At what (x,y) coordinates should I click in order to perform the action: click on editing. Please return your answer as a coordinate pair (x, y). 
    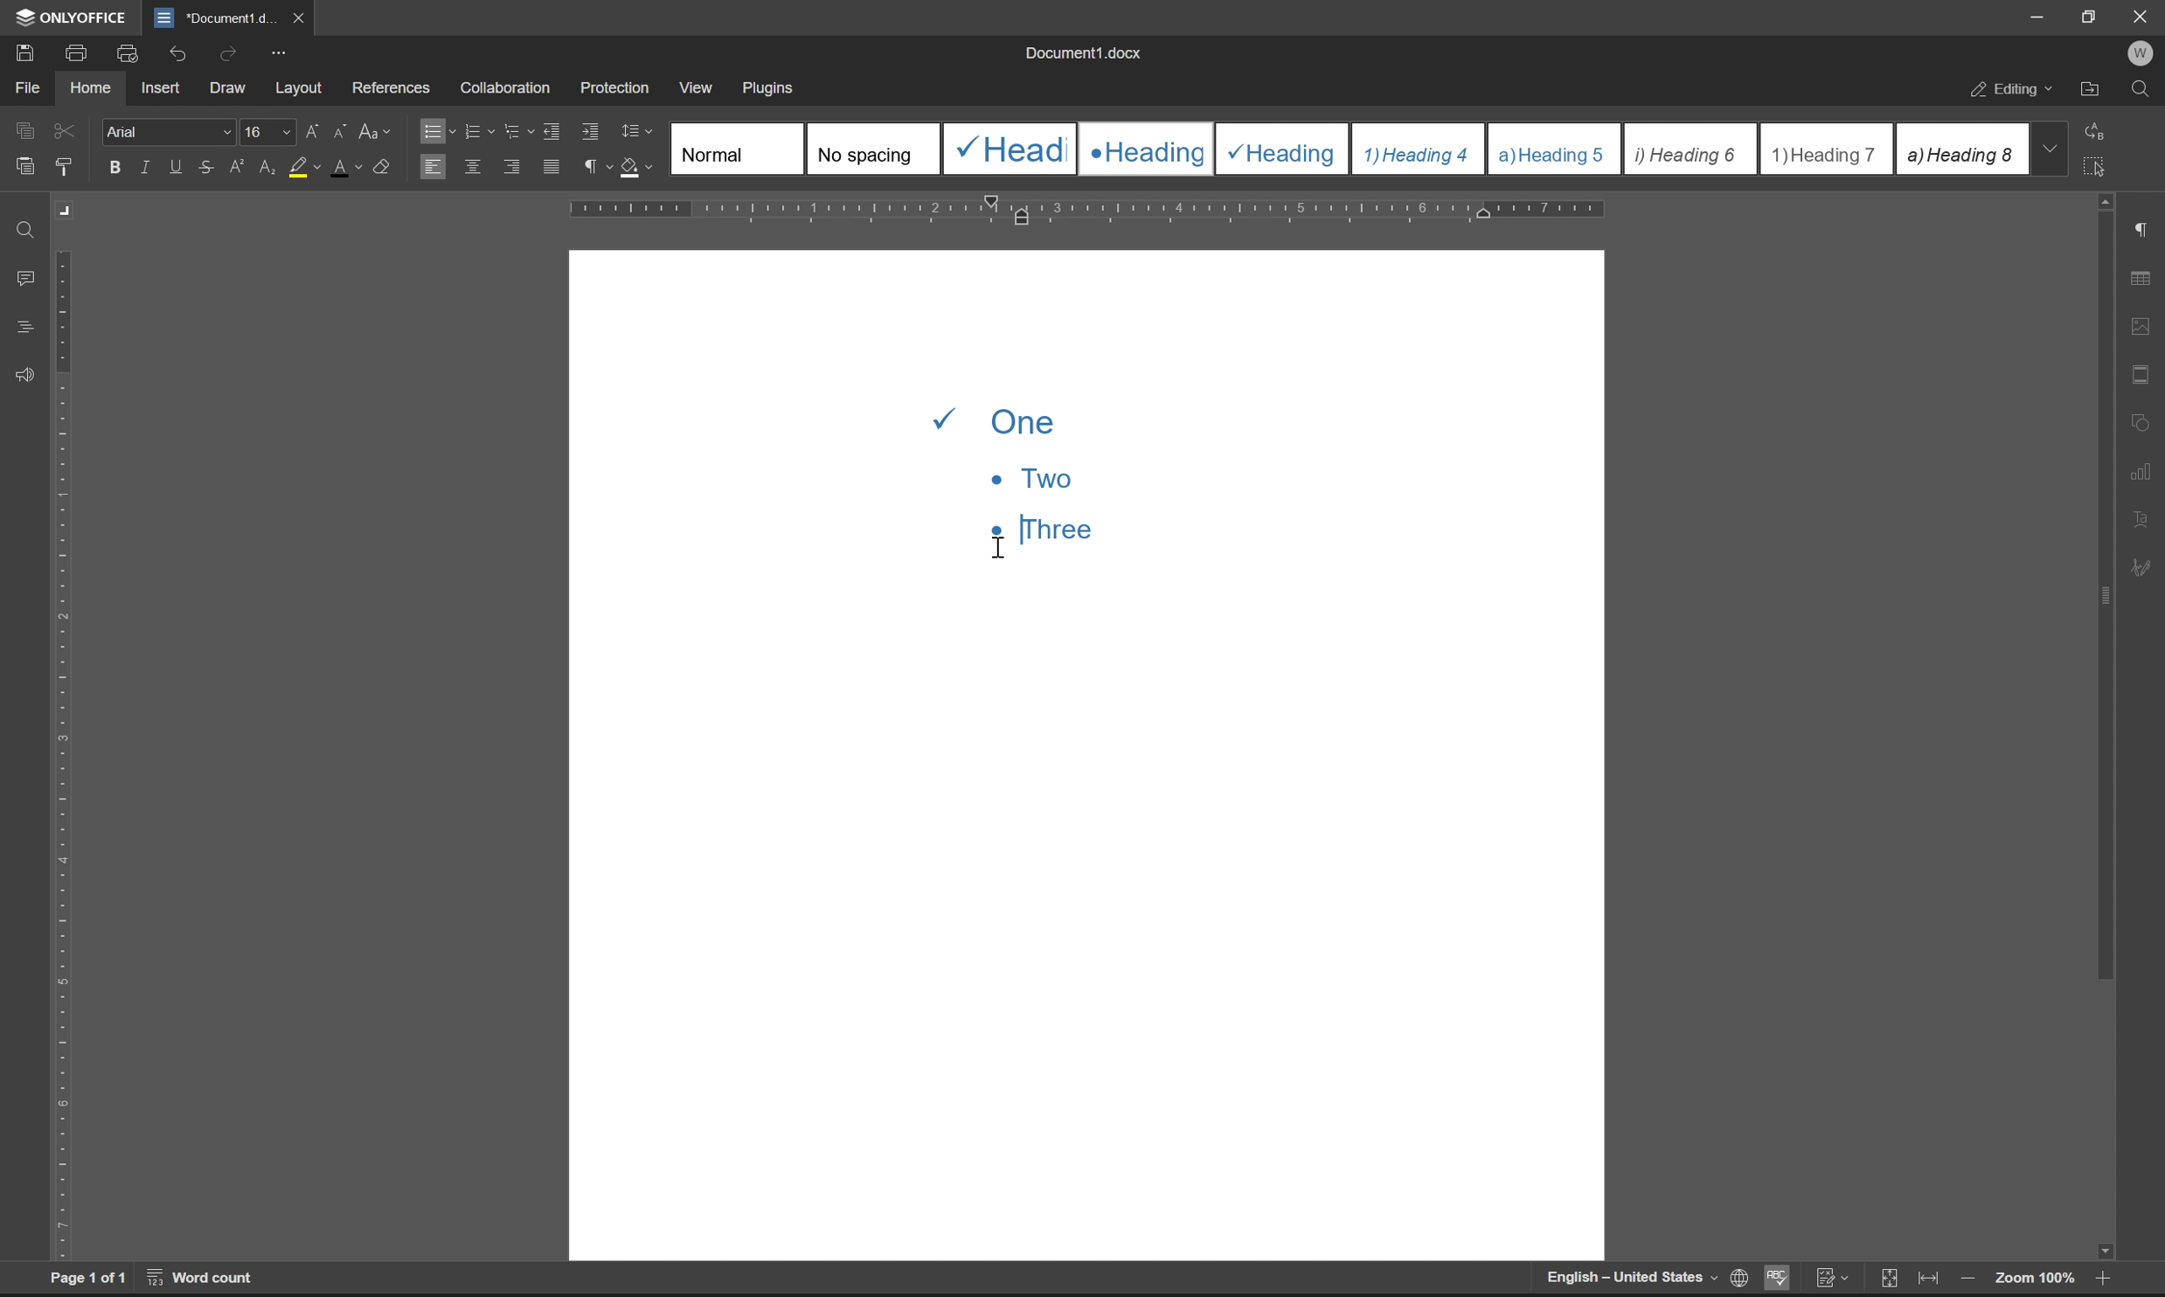
    Looking at the image, I should click on (2014, 92).